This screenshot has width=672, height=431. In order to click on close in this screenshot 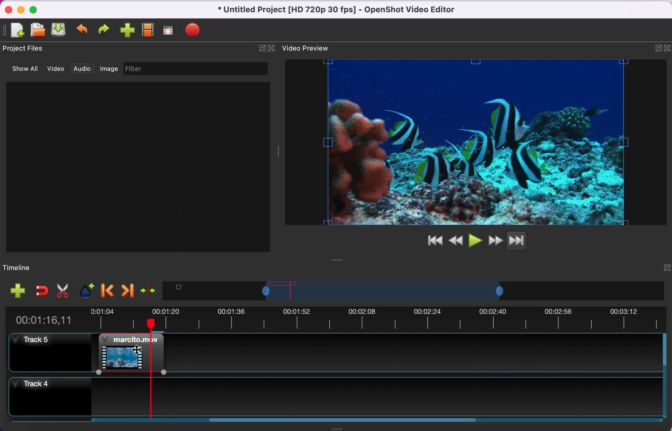, I will do `click(7, 9)`.